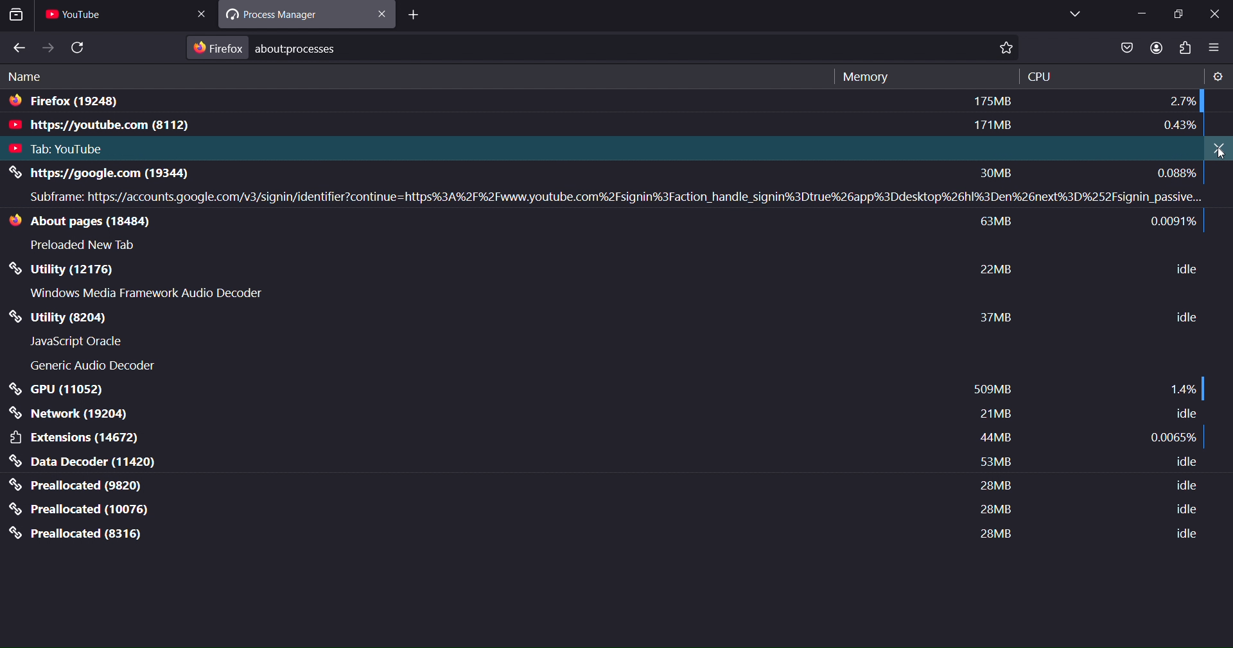 This screenshot has height=648, width=1233. I want to click on CPU, so click(1040, 76).